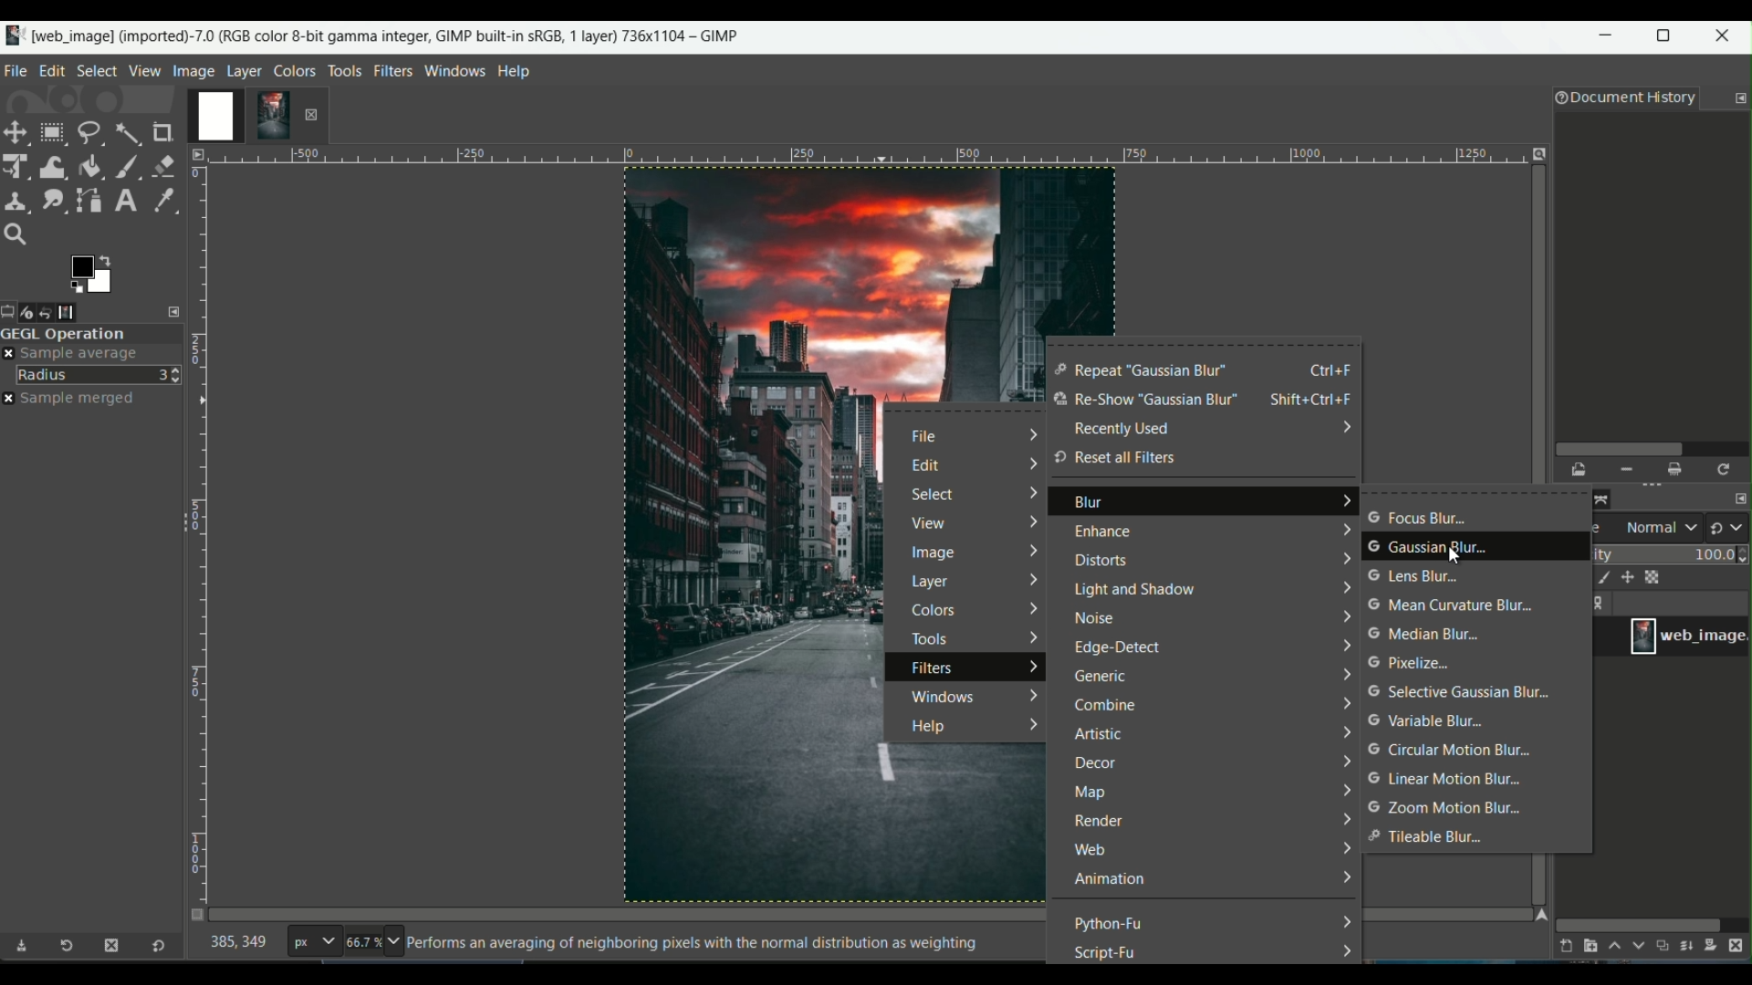  I want to click on options, so click(1602, 605).